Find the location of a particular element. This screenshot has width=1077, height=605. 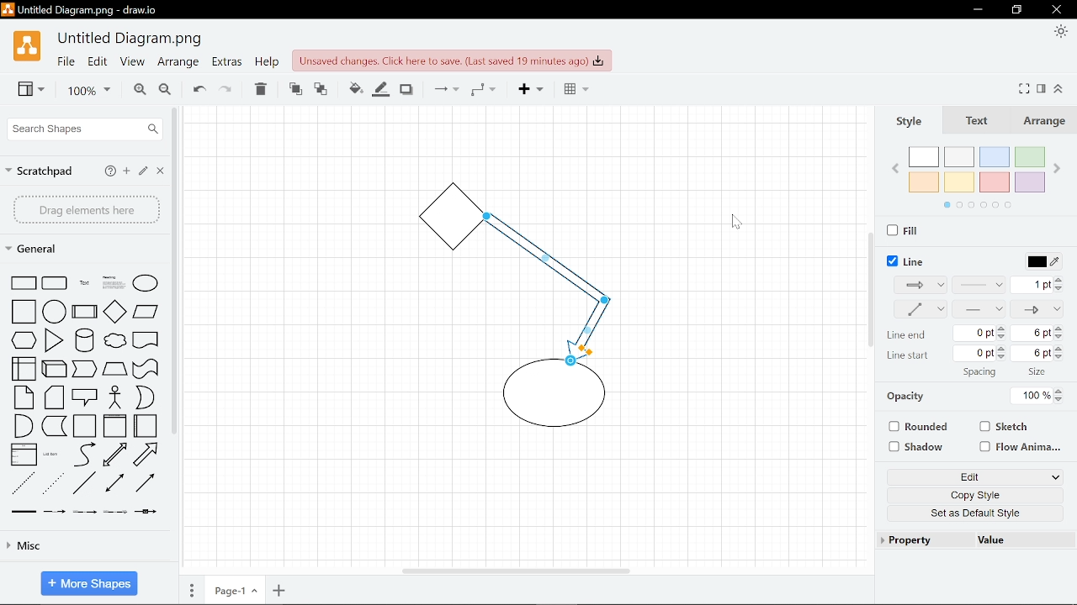

copy style is located at coordinates (974, 493).